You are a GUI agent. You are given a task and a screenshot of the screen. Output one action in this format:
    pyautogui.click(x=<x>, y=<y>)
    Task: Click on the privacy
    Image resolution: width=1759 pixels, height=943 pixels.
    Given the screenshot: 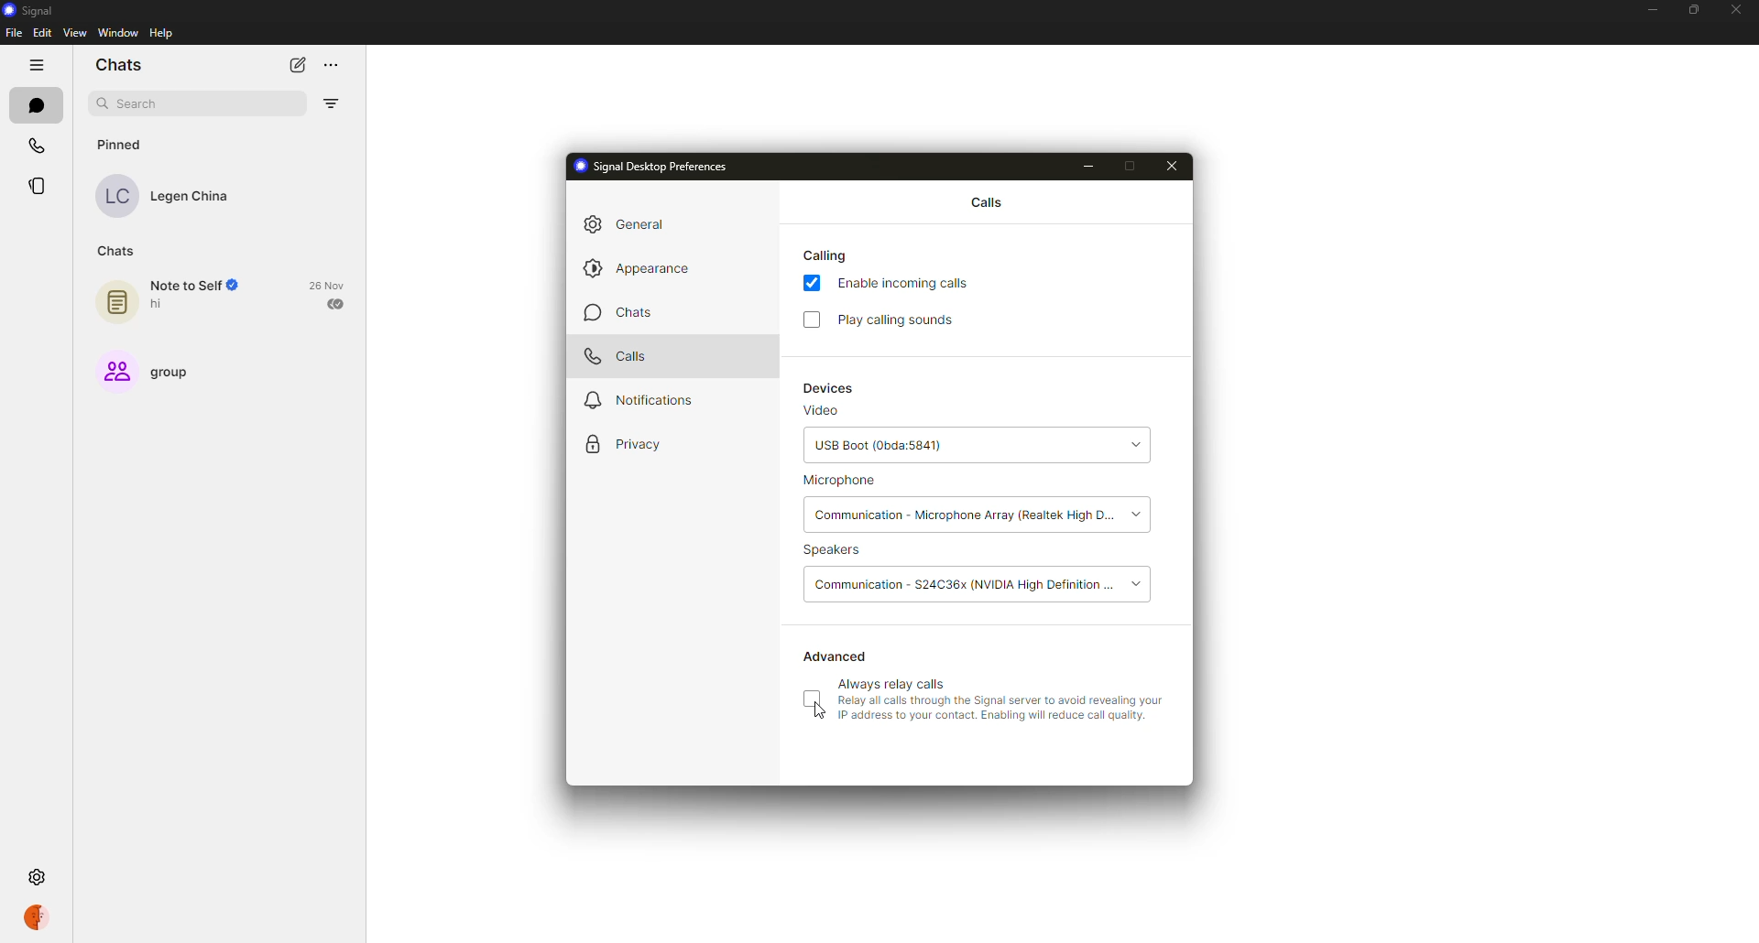 What is the action you would take?
    pyautogui.click(x=623, y=445)
    